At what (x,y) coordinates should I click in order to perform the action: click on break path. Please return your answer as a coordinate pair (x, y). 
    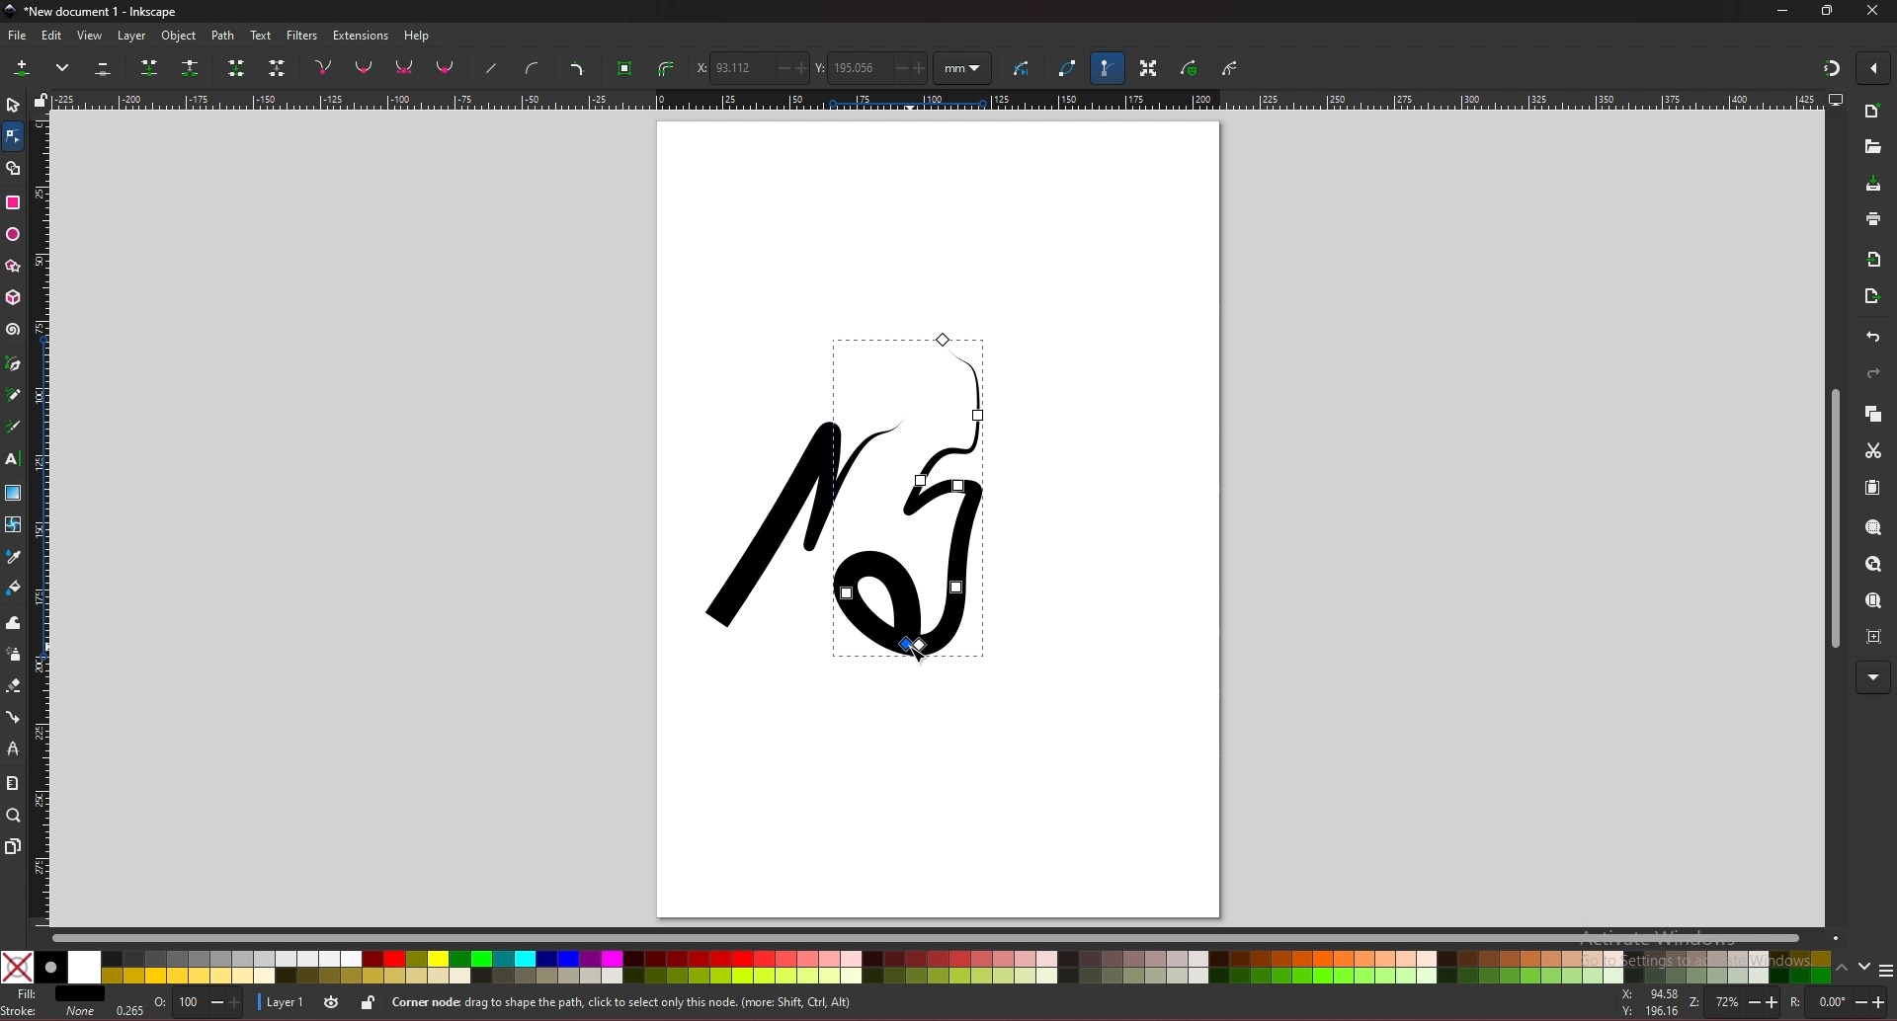
    Looking at the image, I should click on (190, 67).